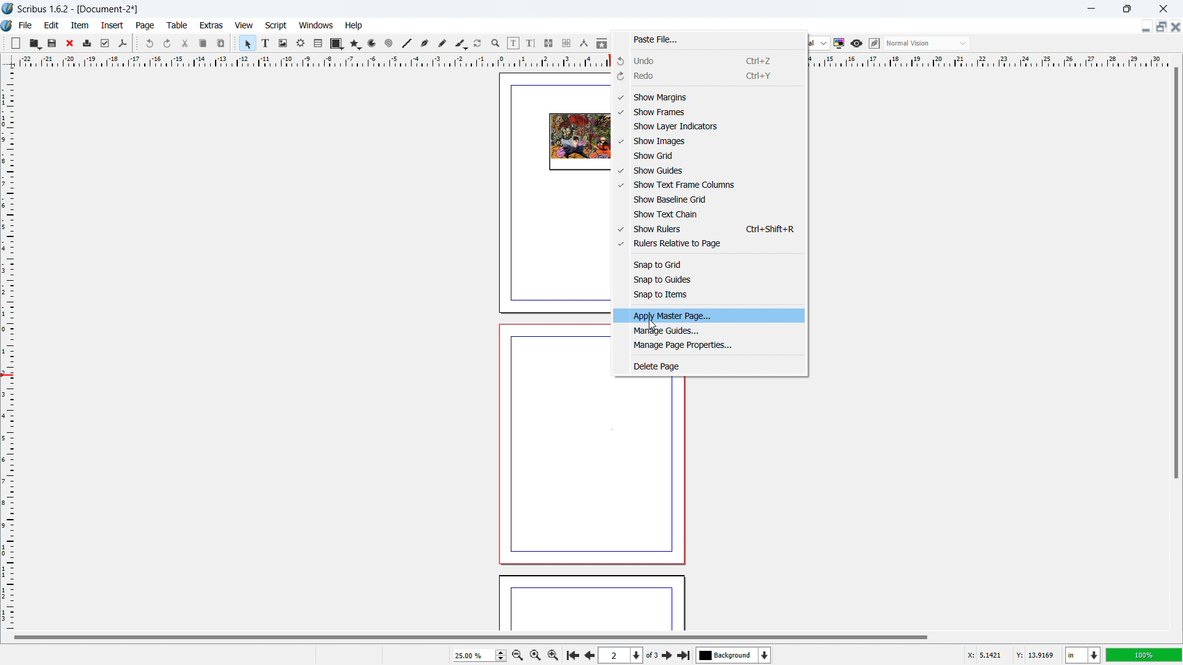  What do you see at coordinates (1126, 9) in the screenshot?
I see `maximize window` at bounding box center [1126, 9].